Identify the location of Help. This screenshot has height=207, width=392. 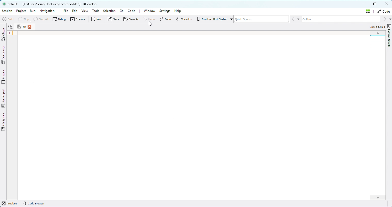
(181, 11).